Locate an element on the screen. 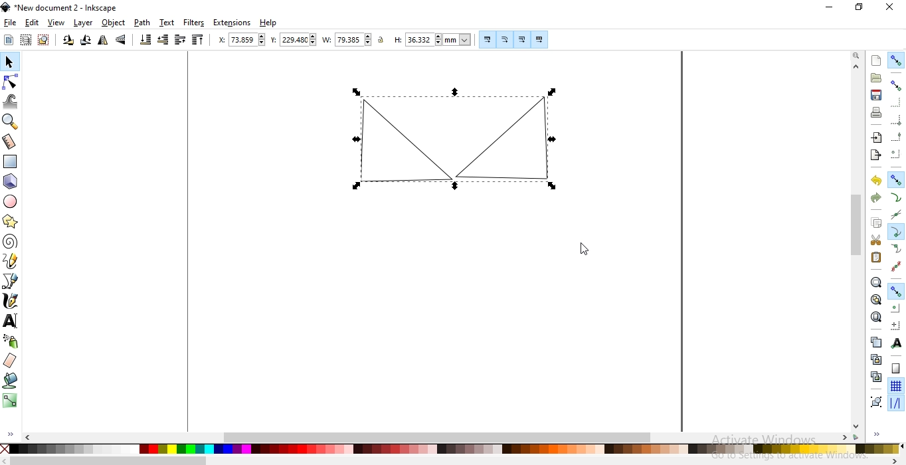 The width and height of the screenshot is (906, 465). create stars and polygons is located at coordinates (11, 221).